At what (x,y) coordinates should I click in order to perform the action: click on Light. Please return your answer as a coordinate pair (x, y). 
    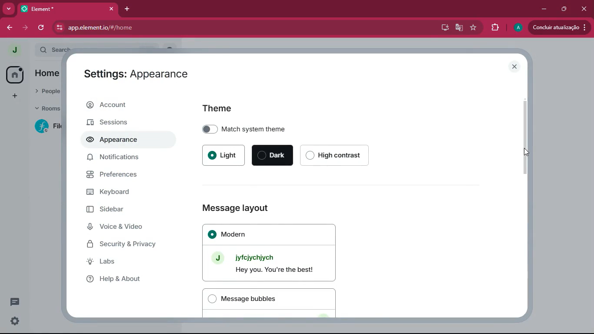
    Looking at the image, I should click on (222, 156).